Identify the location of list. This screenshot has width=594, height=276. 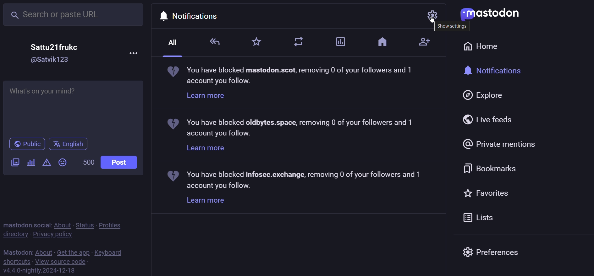
(479, 217).